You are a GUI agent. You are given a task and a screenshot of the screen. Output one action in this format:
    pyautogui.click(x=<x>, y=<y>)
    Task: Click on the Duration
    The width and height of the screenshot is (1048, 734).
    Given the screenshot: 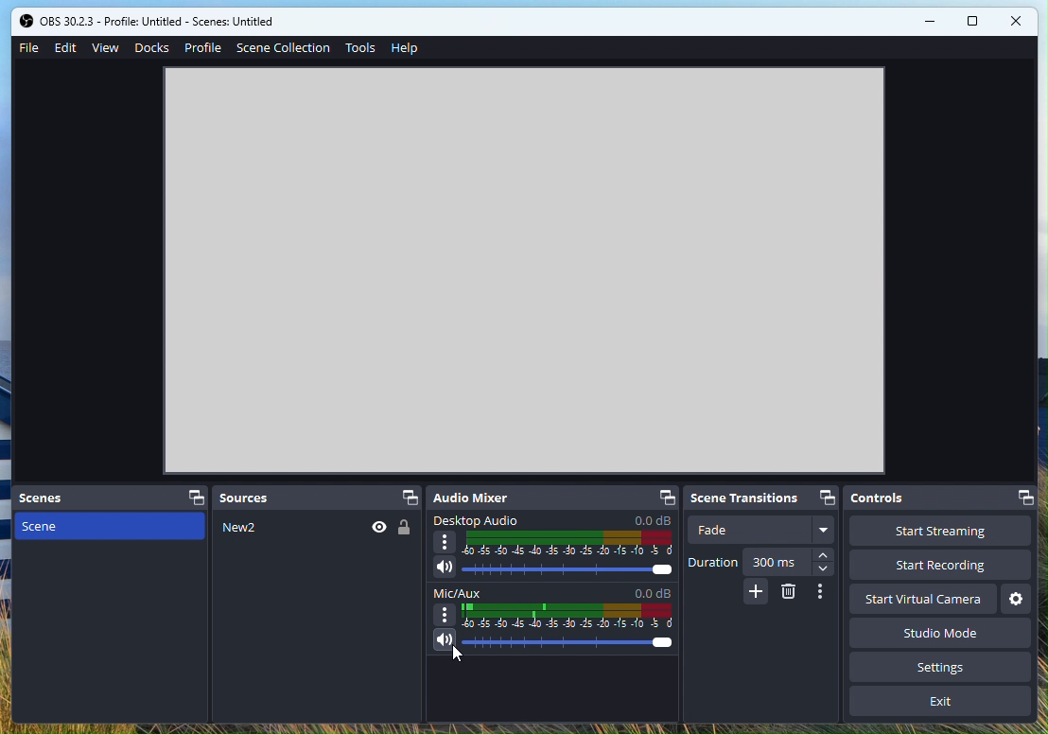 What is the action you would take?
    pyautogui.click(x=763, y=563)
    